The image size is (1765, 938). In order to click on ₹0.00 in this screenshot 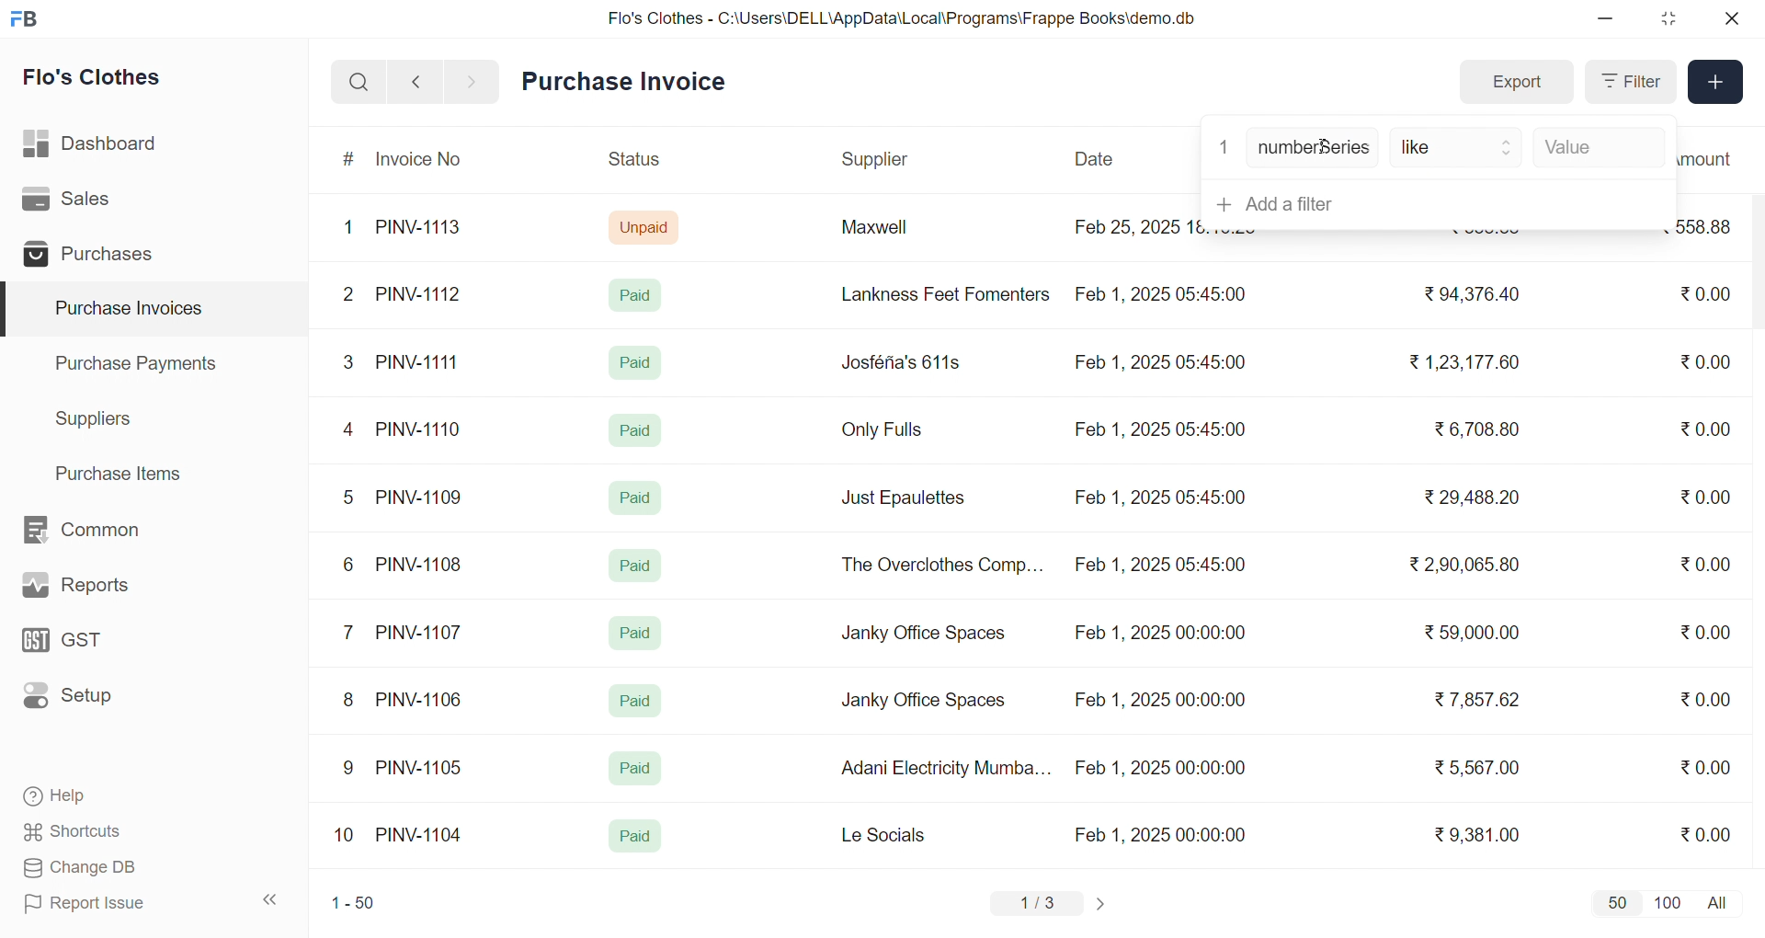, I will do `click(1705, 833)`.